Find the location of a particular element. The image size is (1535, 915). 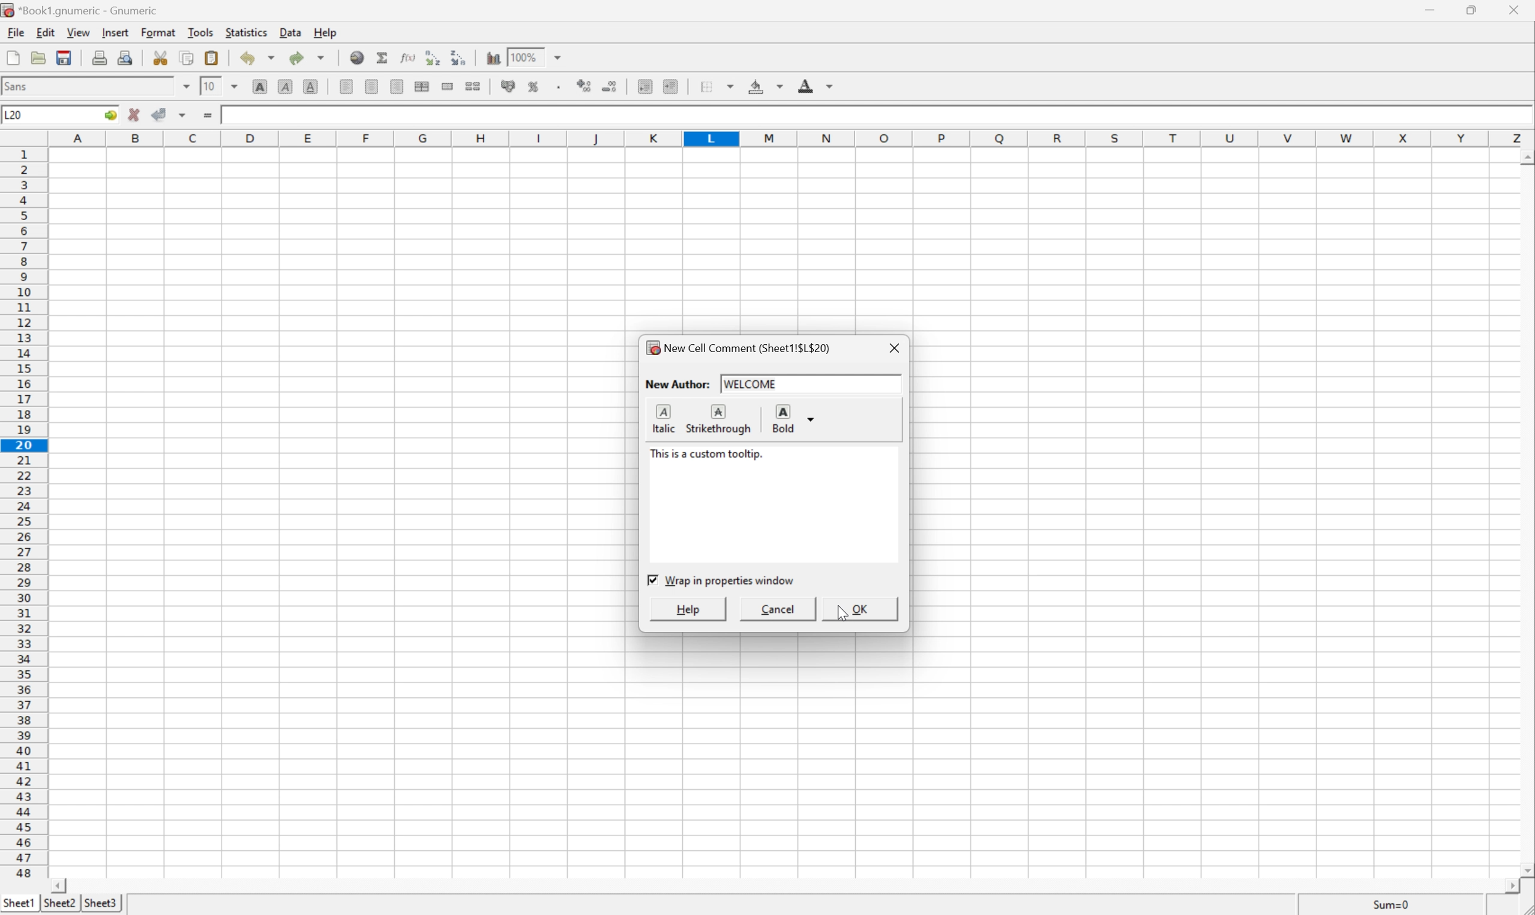

Italic is located at coordinates (284, 86).